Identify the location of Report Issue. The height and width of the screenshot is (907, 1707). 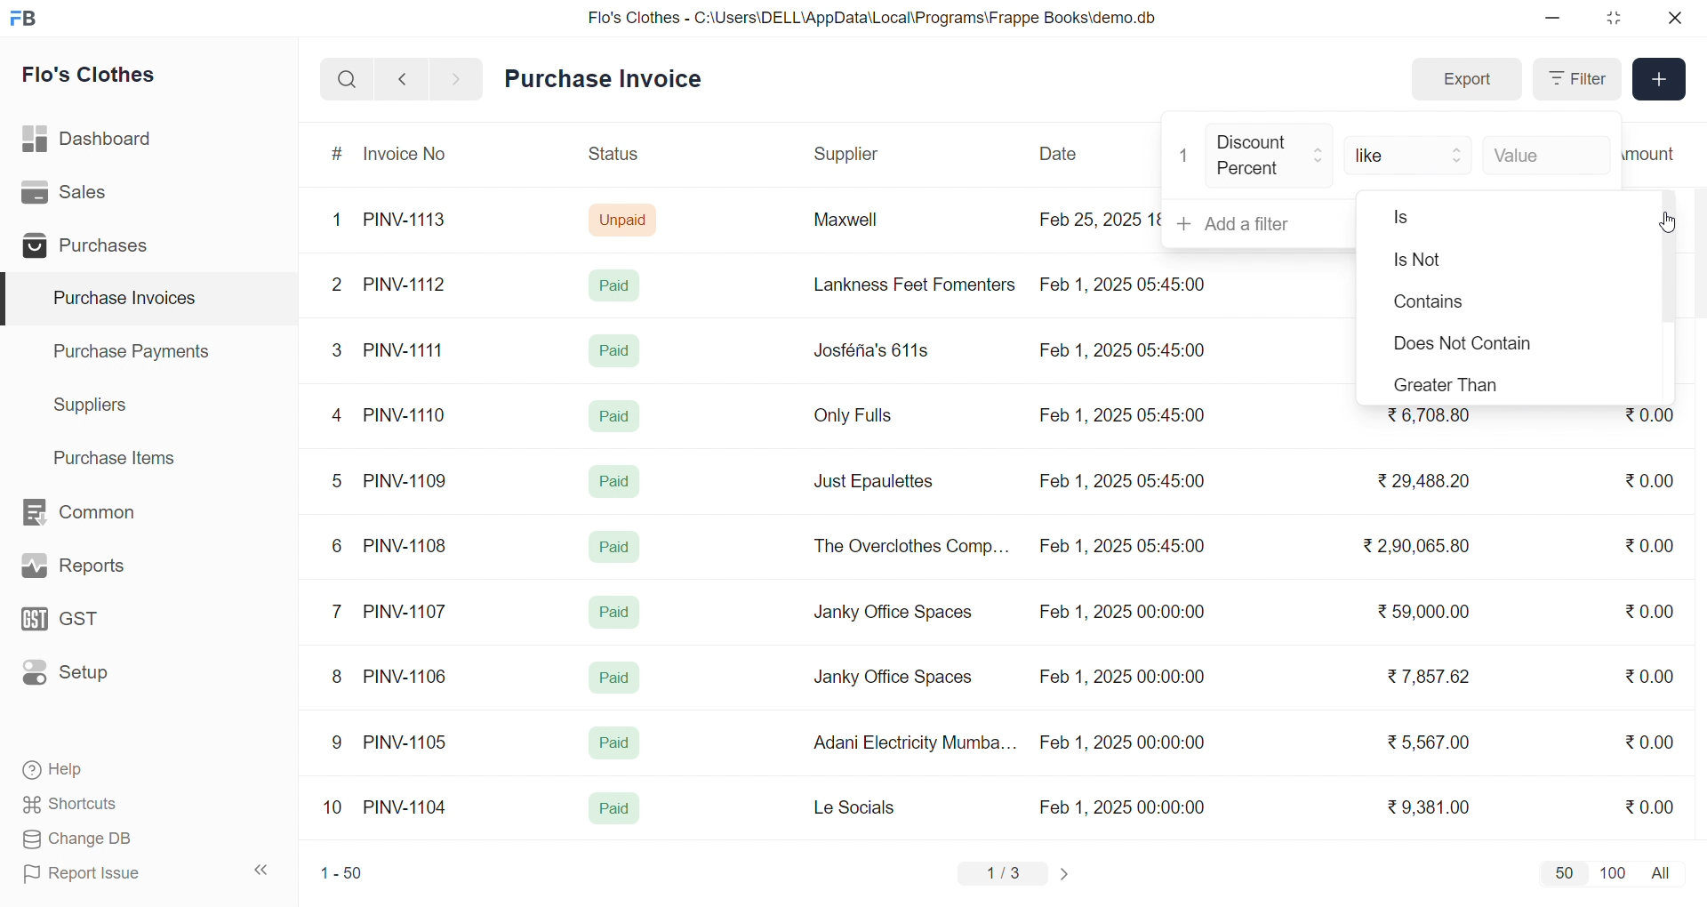
(110, 873).